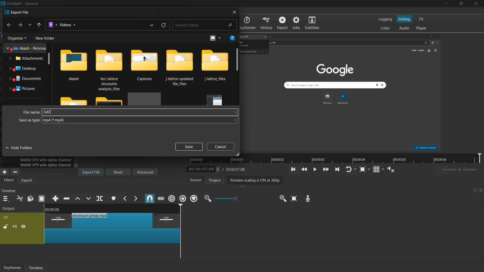 This screenshot has width=484, height=272. I want to click on more option, so click(219, 38).